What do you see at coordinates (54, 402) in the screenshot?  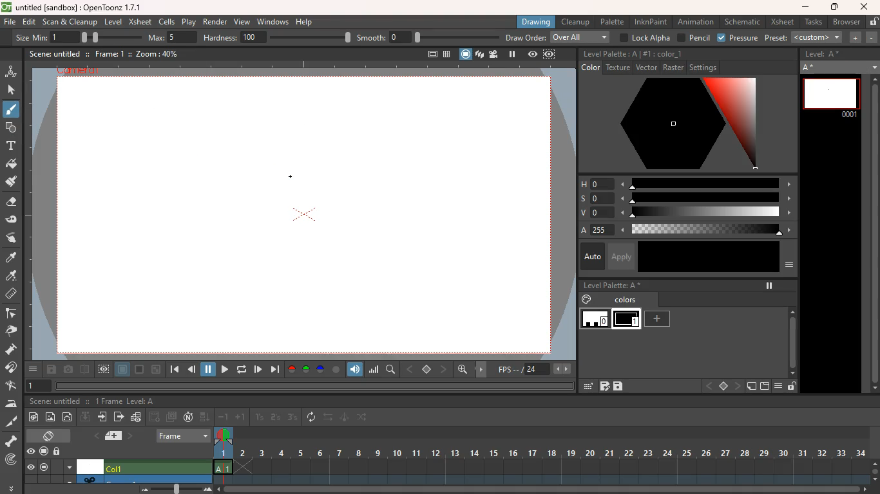 I see `scene: untitled` at bounding box center [54, 402].